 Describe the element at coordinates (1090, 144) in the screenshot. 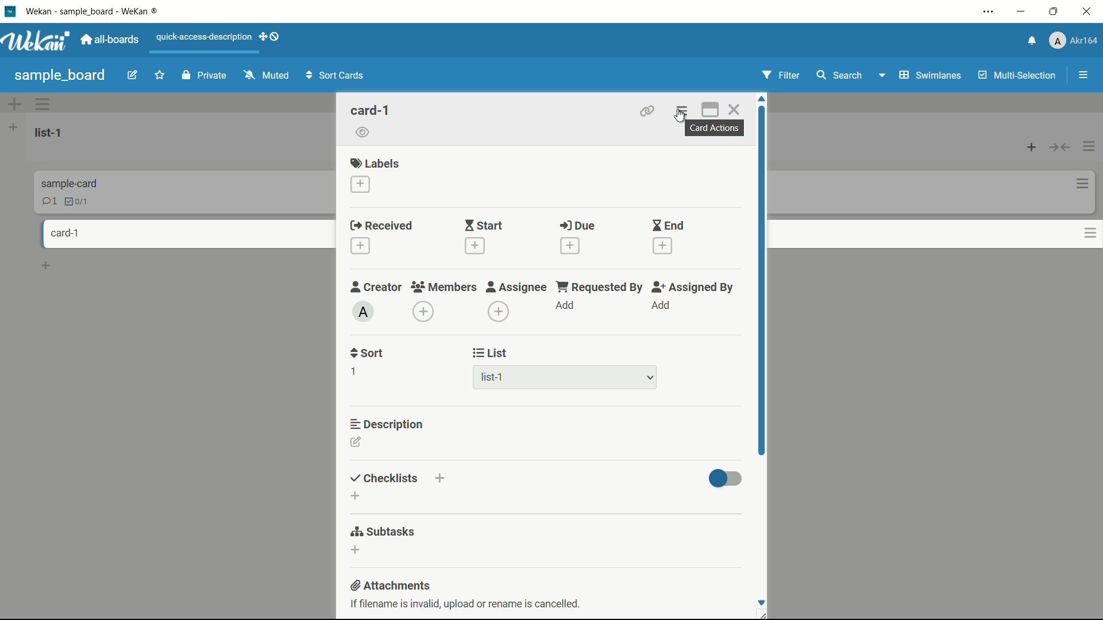

I see `list actions` at that location.